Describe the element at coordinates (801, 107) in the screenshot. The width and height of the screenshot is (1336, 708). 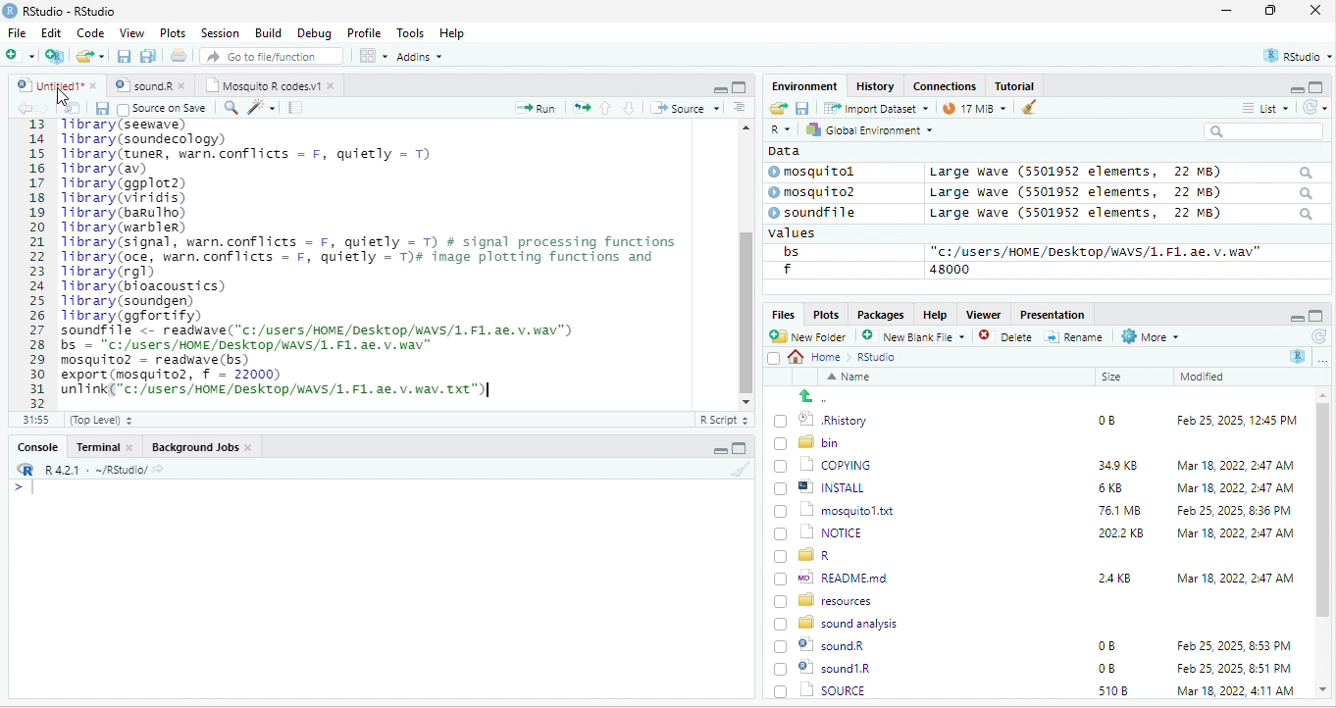
I see `save` at that location.